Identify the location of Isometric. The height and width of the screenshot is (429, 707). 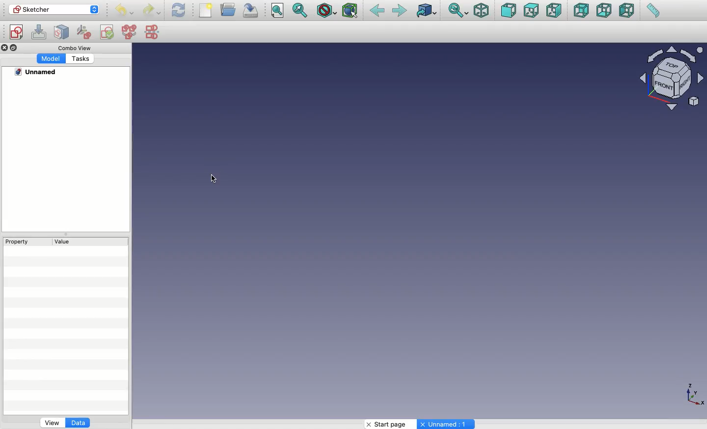
(481, 11).